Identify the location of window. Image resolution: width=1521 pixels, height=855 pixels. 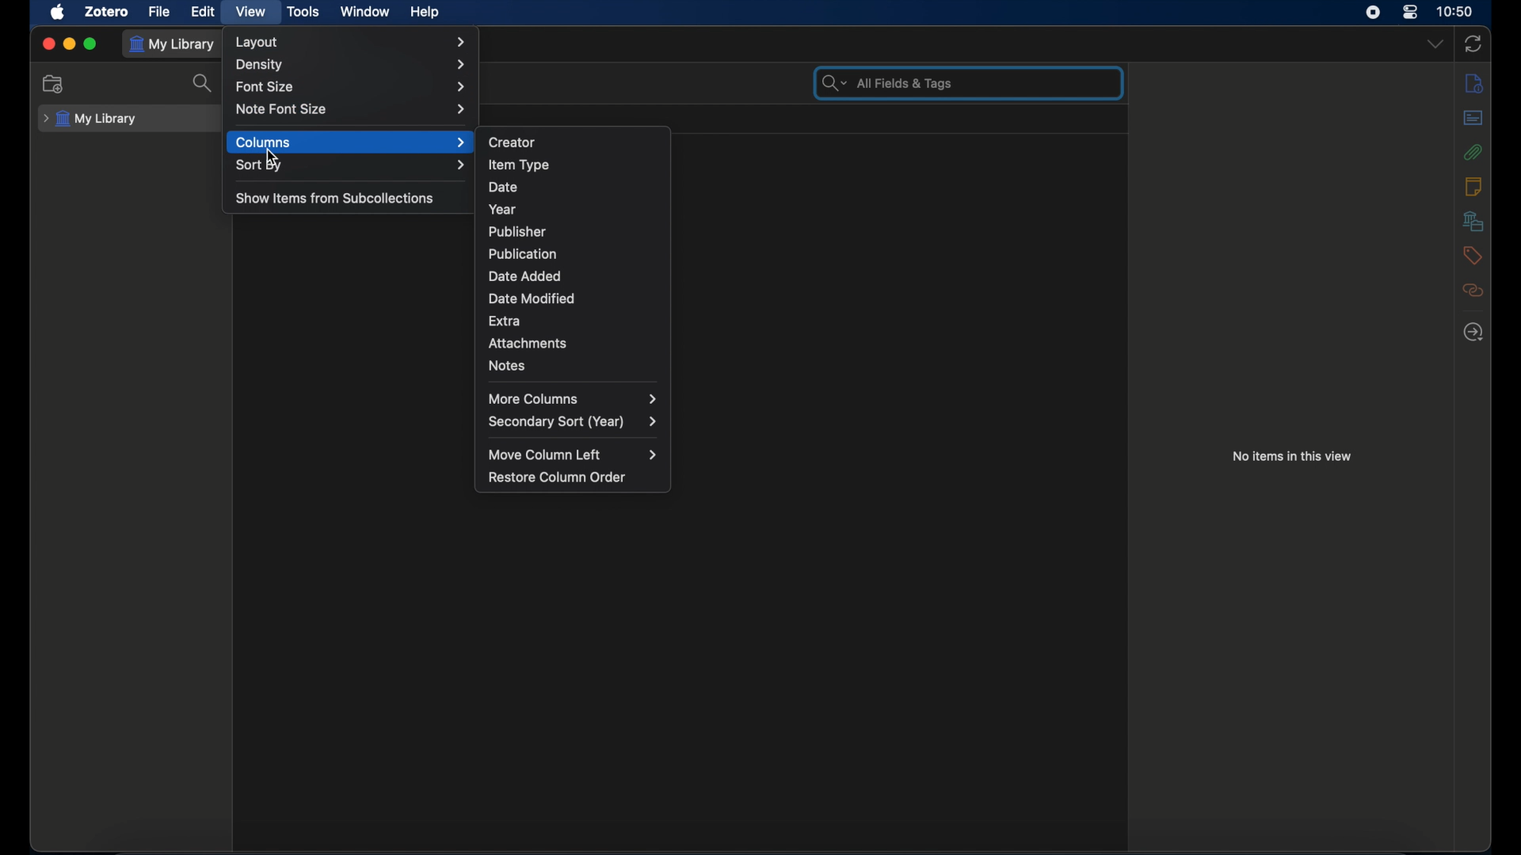
(365, 12).